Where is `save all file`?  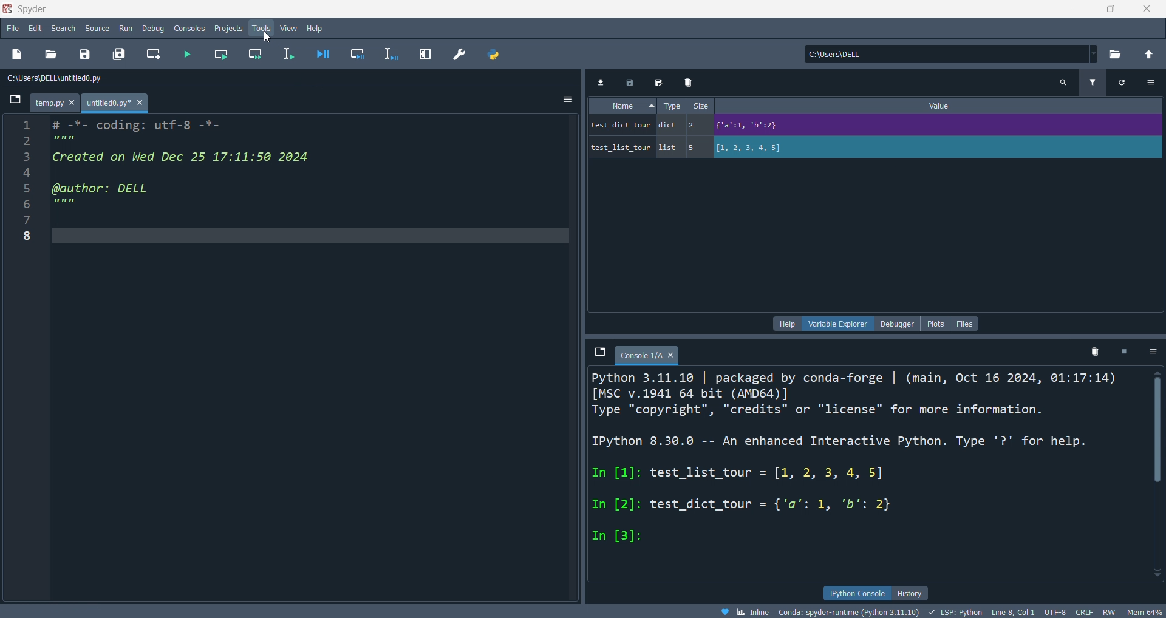 save all file is located at coordinates (118, 53).